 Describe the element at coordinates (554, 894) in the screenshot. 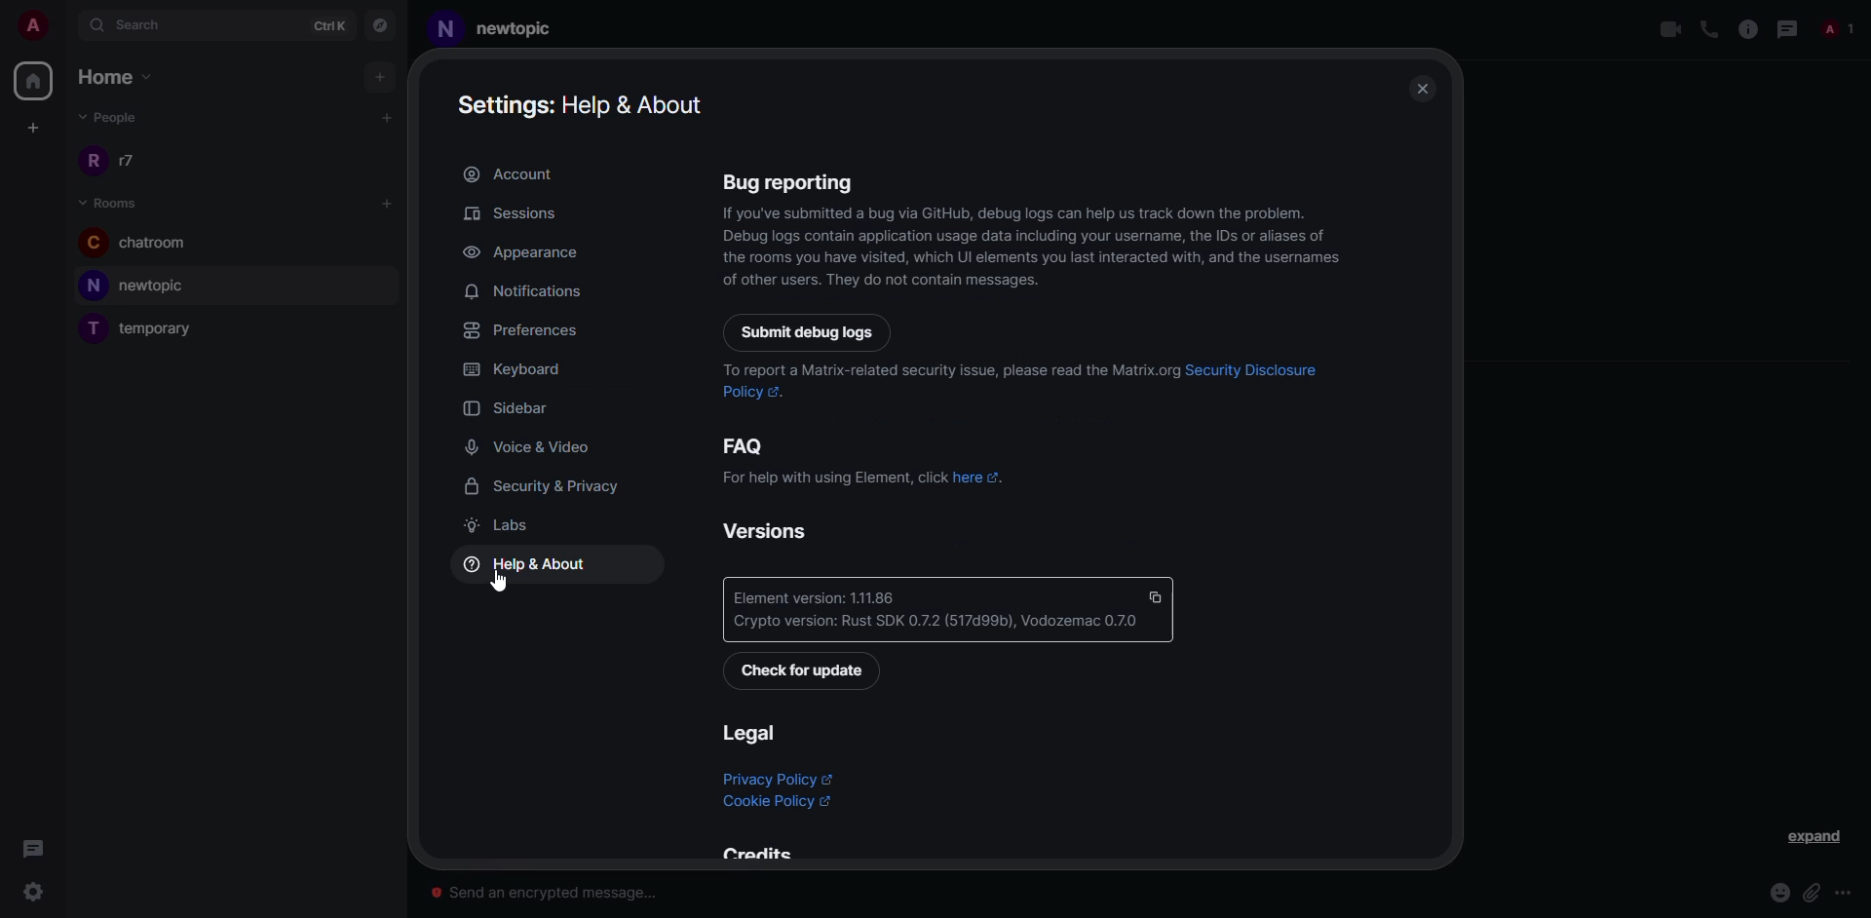

I see `send an encrypted message` at that location.